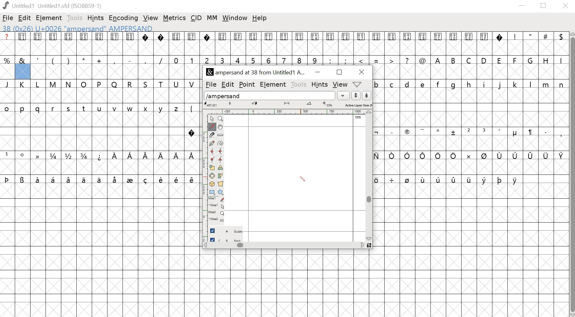 The width and height of the screenshot is (575, 317). What do you see at coordinates (162, 155) in the screenshot?
I see `symbol` at bounding box center [162, 155].